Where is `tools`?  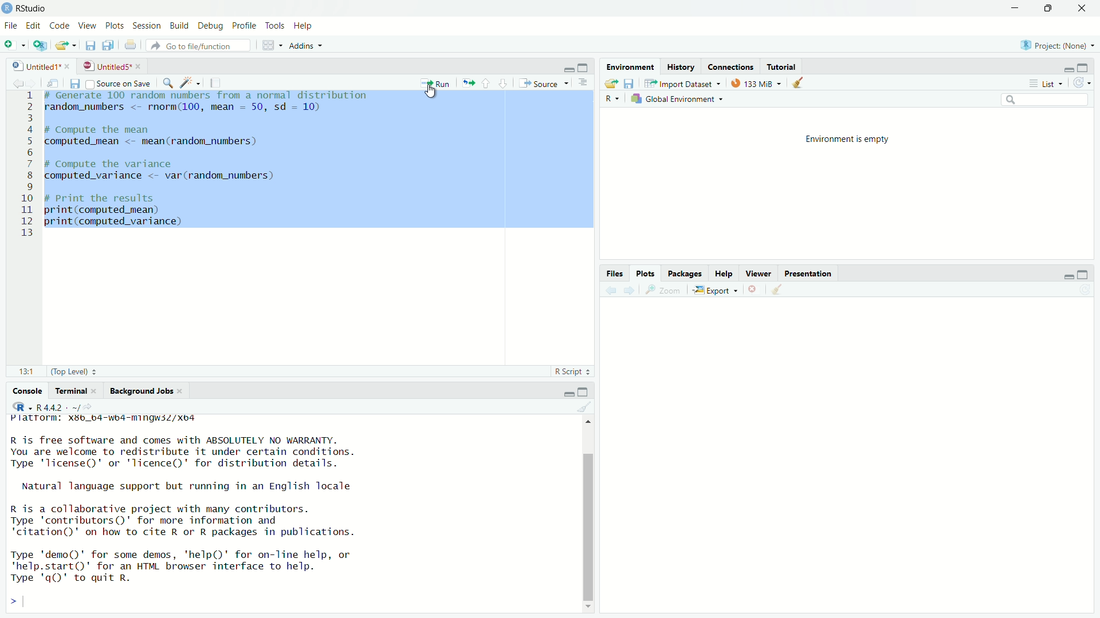
tools is located at coordinates (275, 24).